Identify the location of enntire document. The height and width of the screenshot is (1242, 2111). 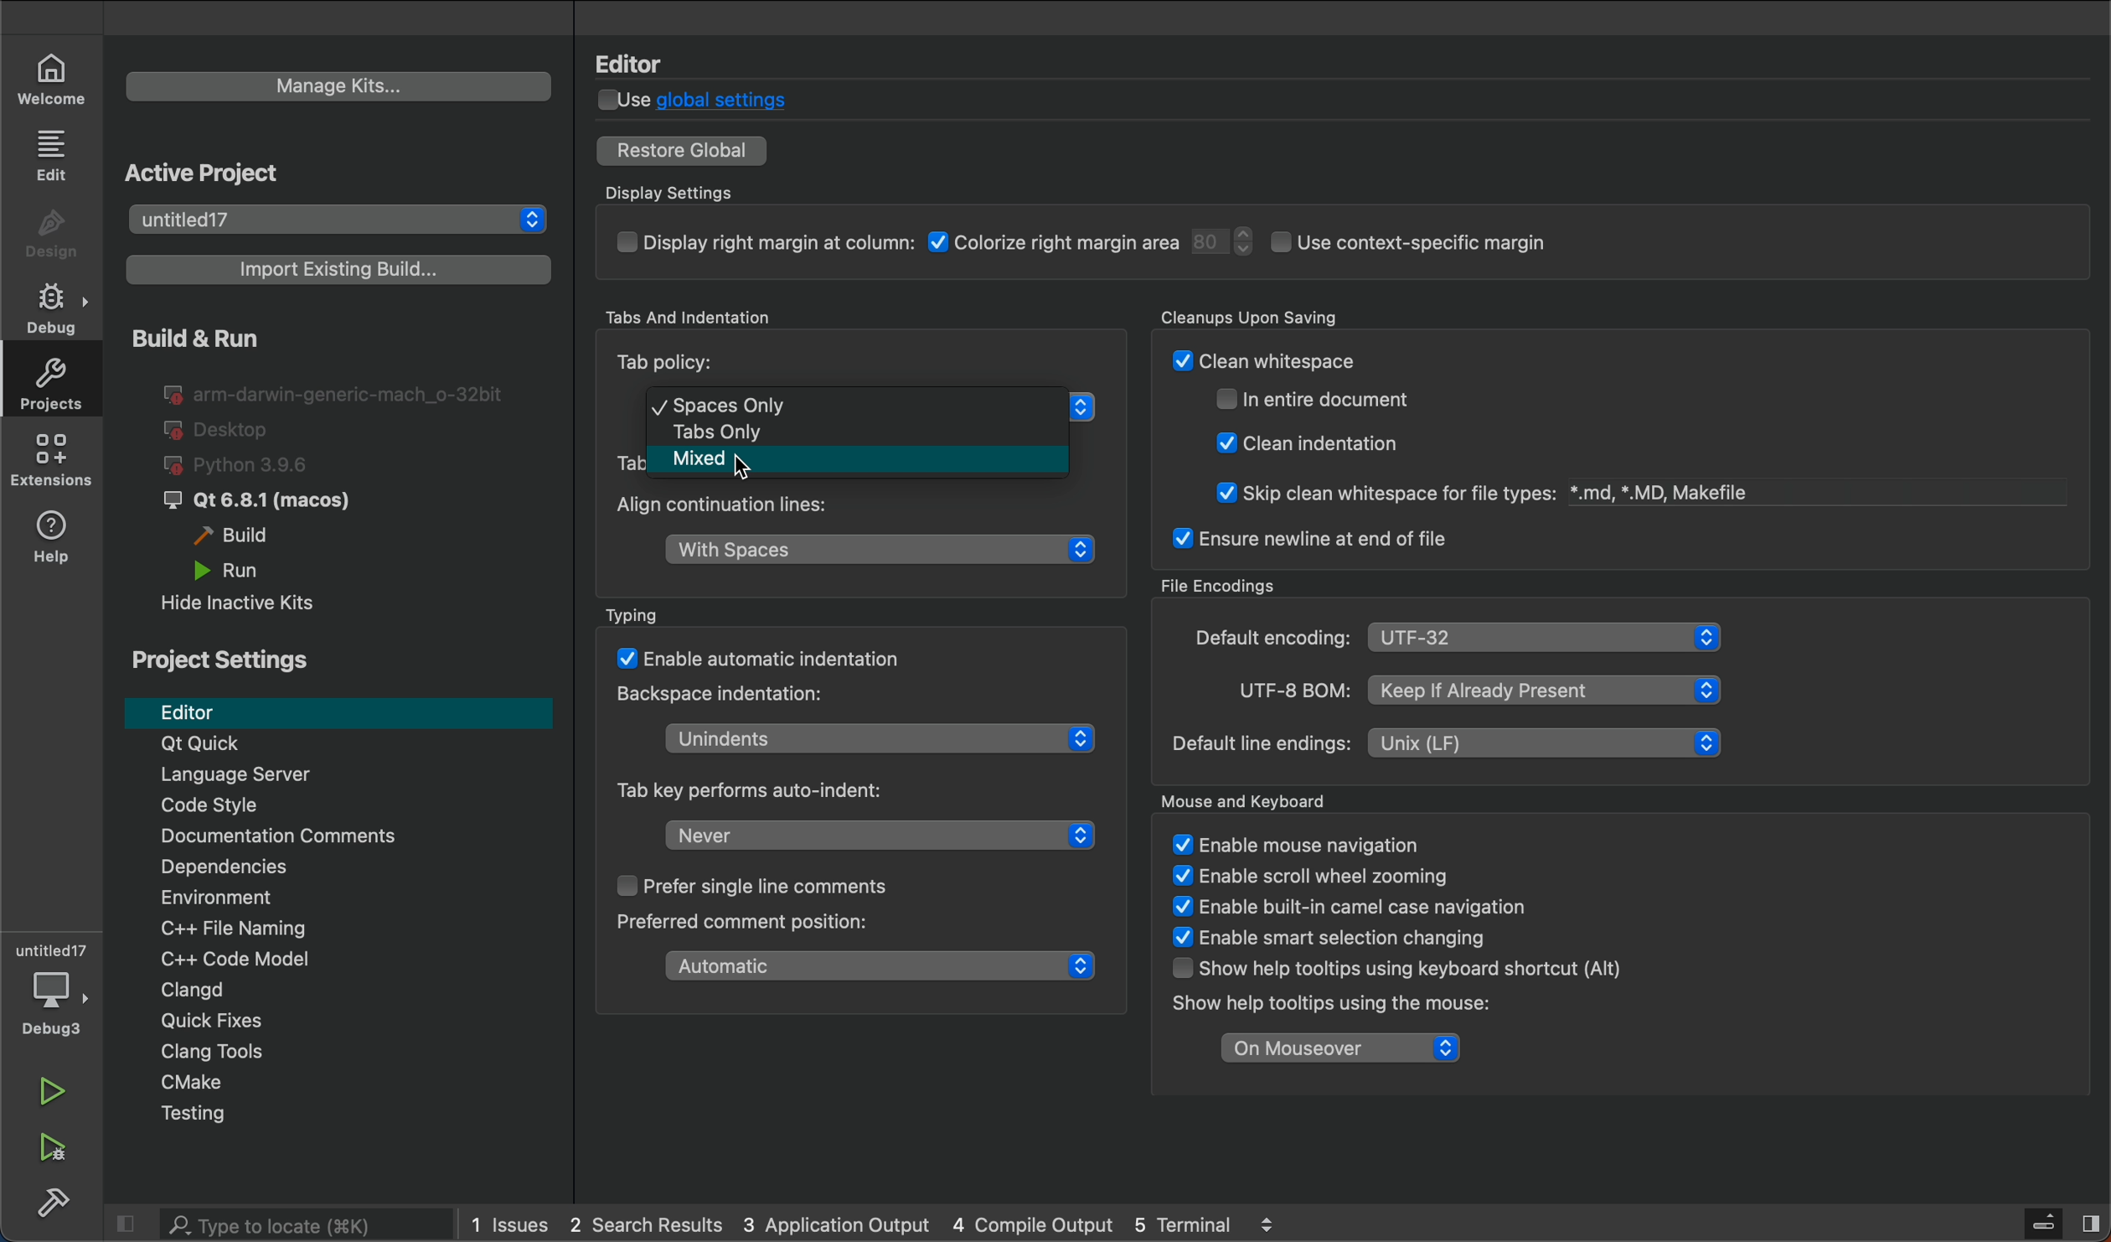
(1325, 400).